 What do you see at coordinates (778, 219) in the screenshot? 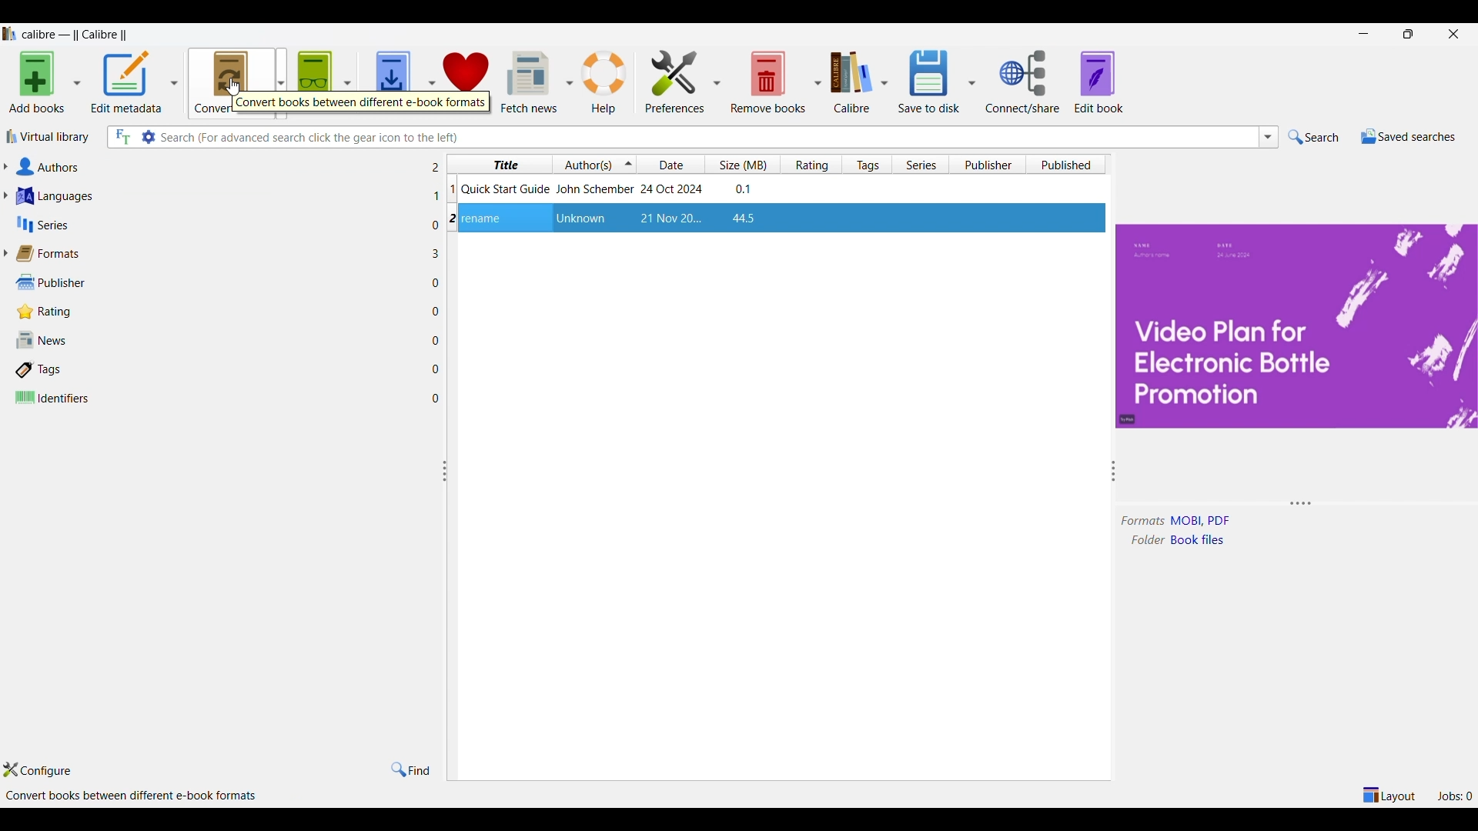
I see `File highlighted after selection` at bounding box center [778, 219].